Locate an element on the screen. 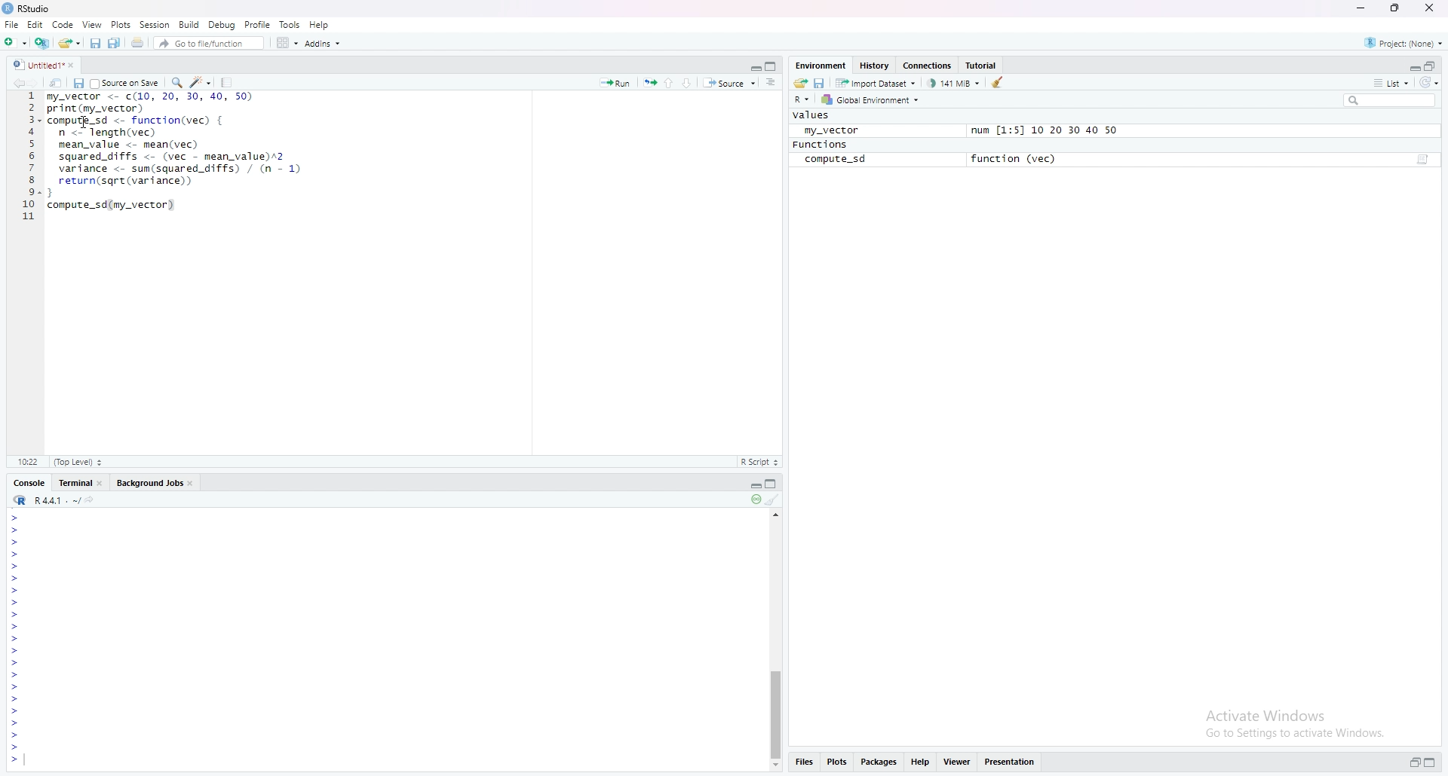 Image resolution: width=1448 pixels, height=776 pixels. Refresh the list of the objects in the environment is located at coordinates (1431, 83).